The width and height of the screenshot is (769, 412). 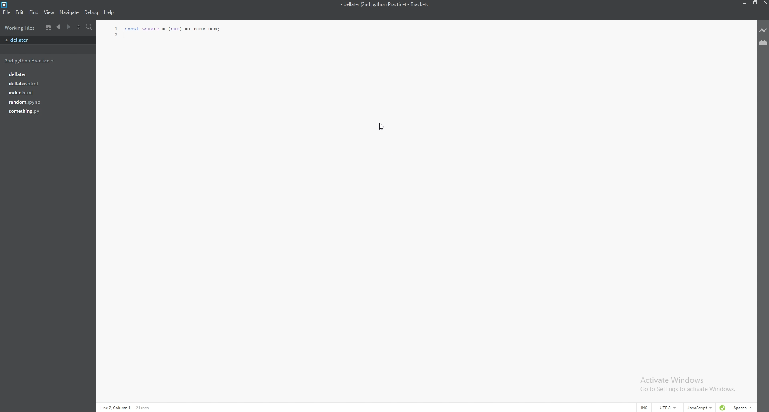 I want to click on line, so click(x=123, y=34).